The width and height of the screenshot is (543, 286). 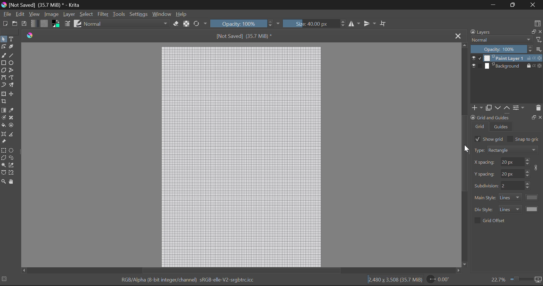 I want to click on Polyline, so click(x=13, y=71).